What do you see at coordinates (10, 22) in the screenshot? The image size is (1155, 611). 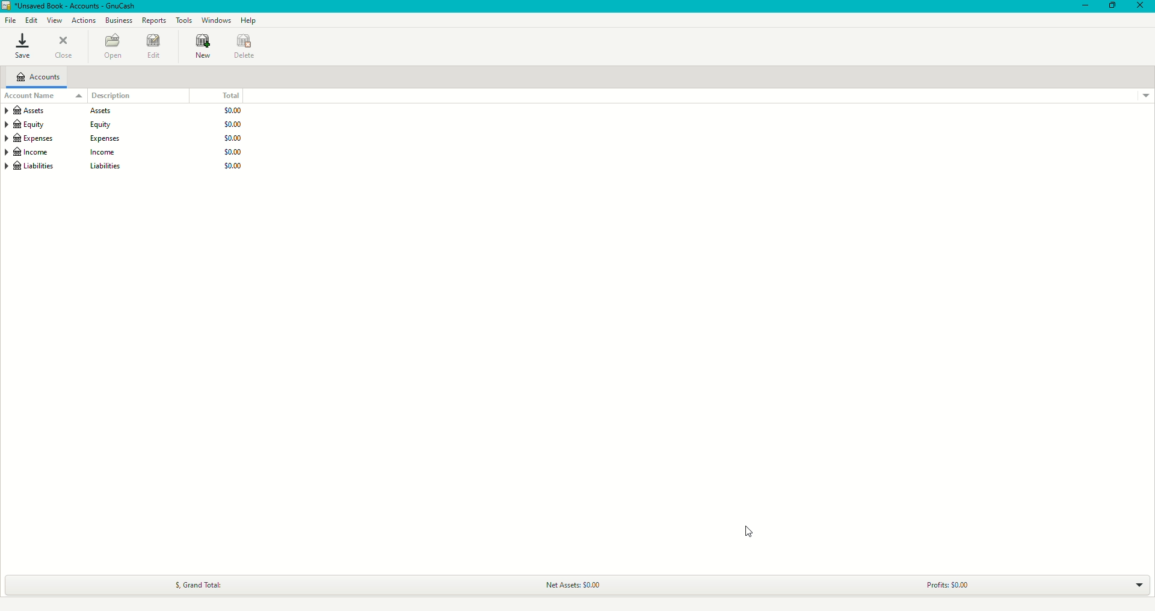 I see `File` at bounding box center [10, 22].